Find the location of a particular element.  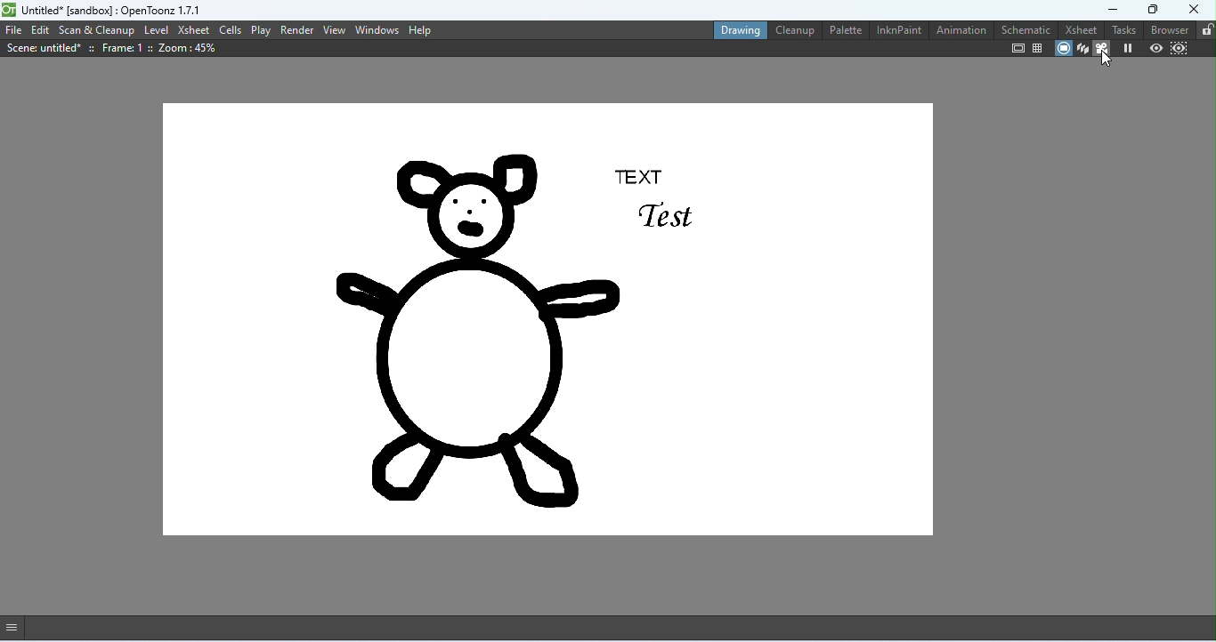

Schematic is located at coordinates (1023, 28).